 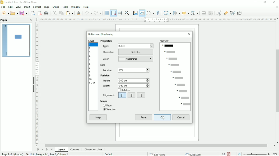 I want to click on 4, so click(x=90, y=56).